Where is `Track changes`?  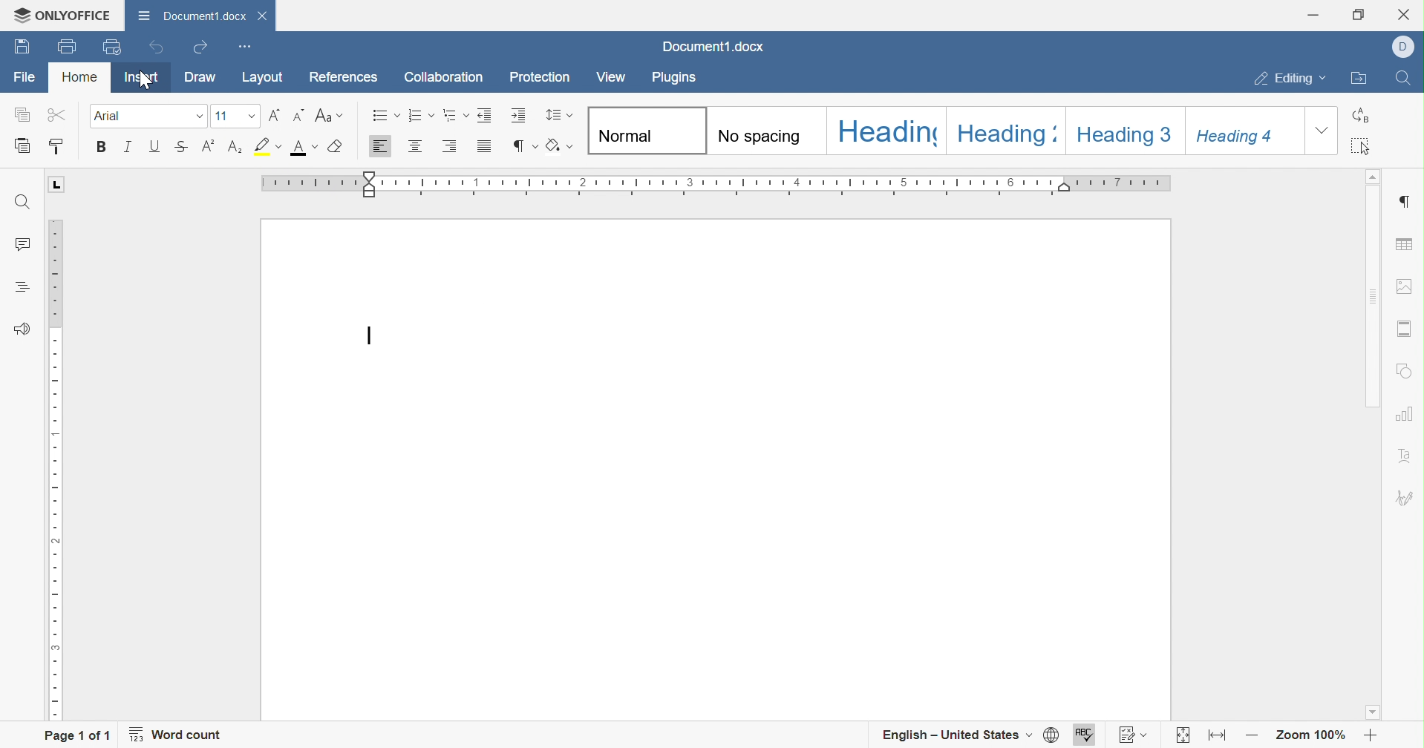
Track changes is located at coordinates (1134, 734).